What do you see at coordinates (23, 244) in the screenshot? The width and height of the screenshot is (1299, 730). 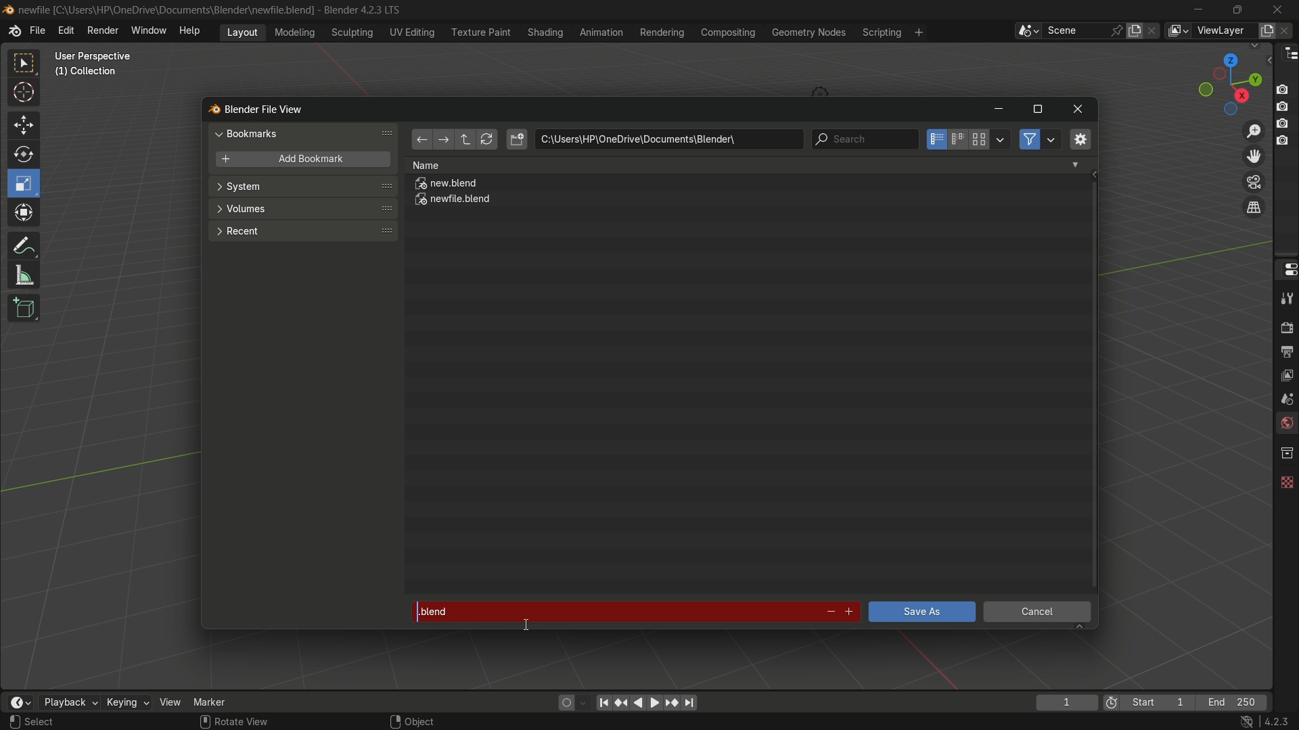 I see `annotate` at bounding box center [23, 244].